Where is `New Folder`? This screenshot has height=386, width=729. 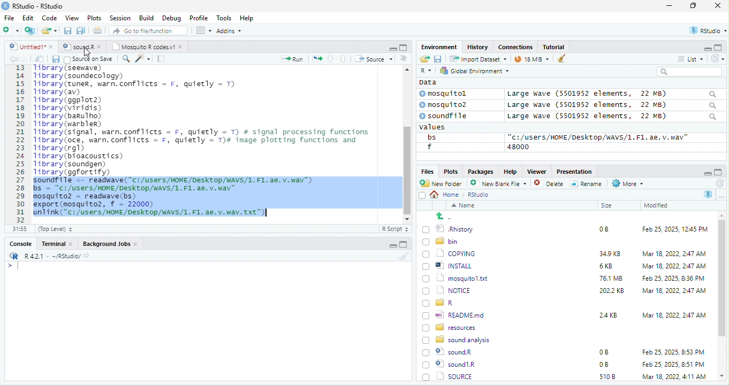
New Folder is located at coordinates (443, 183).